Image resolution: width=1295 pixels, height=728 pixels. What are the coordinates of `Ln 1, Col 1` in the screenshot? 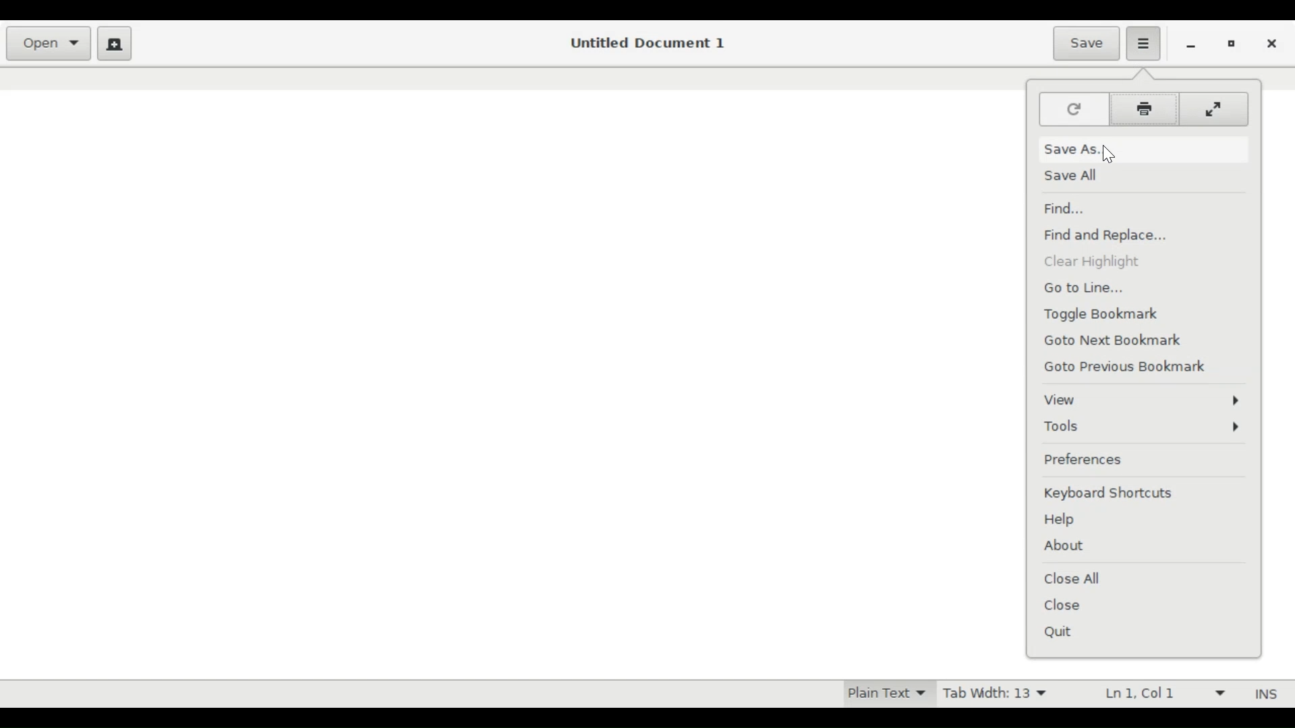 It's located at (1161, 694).